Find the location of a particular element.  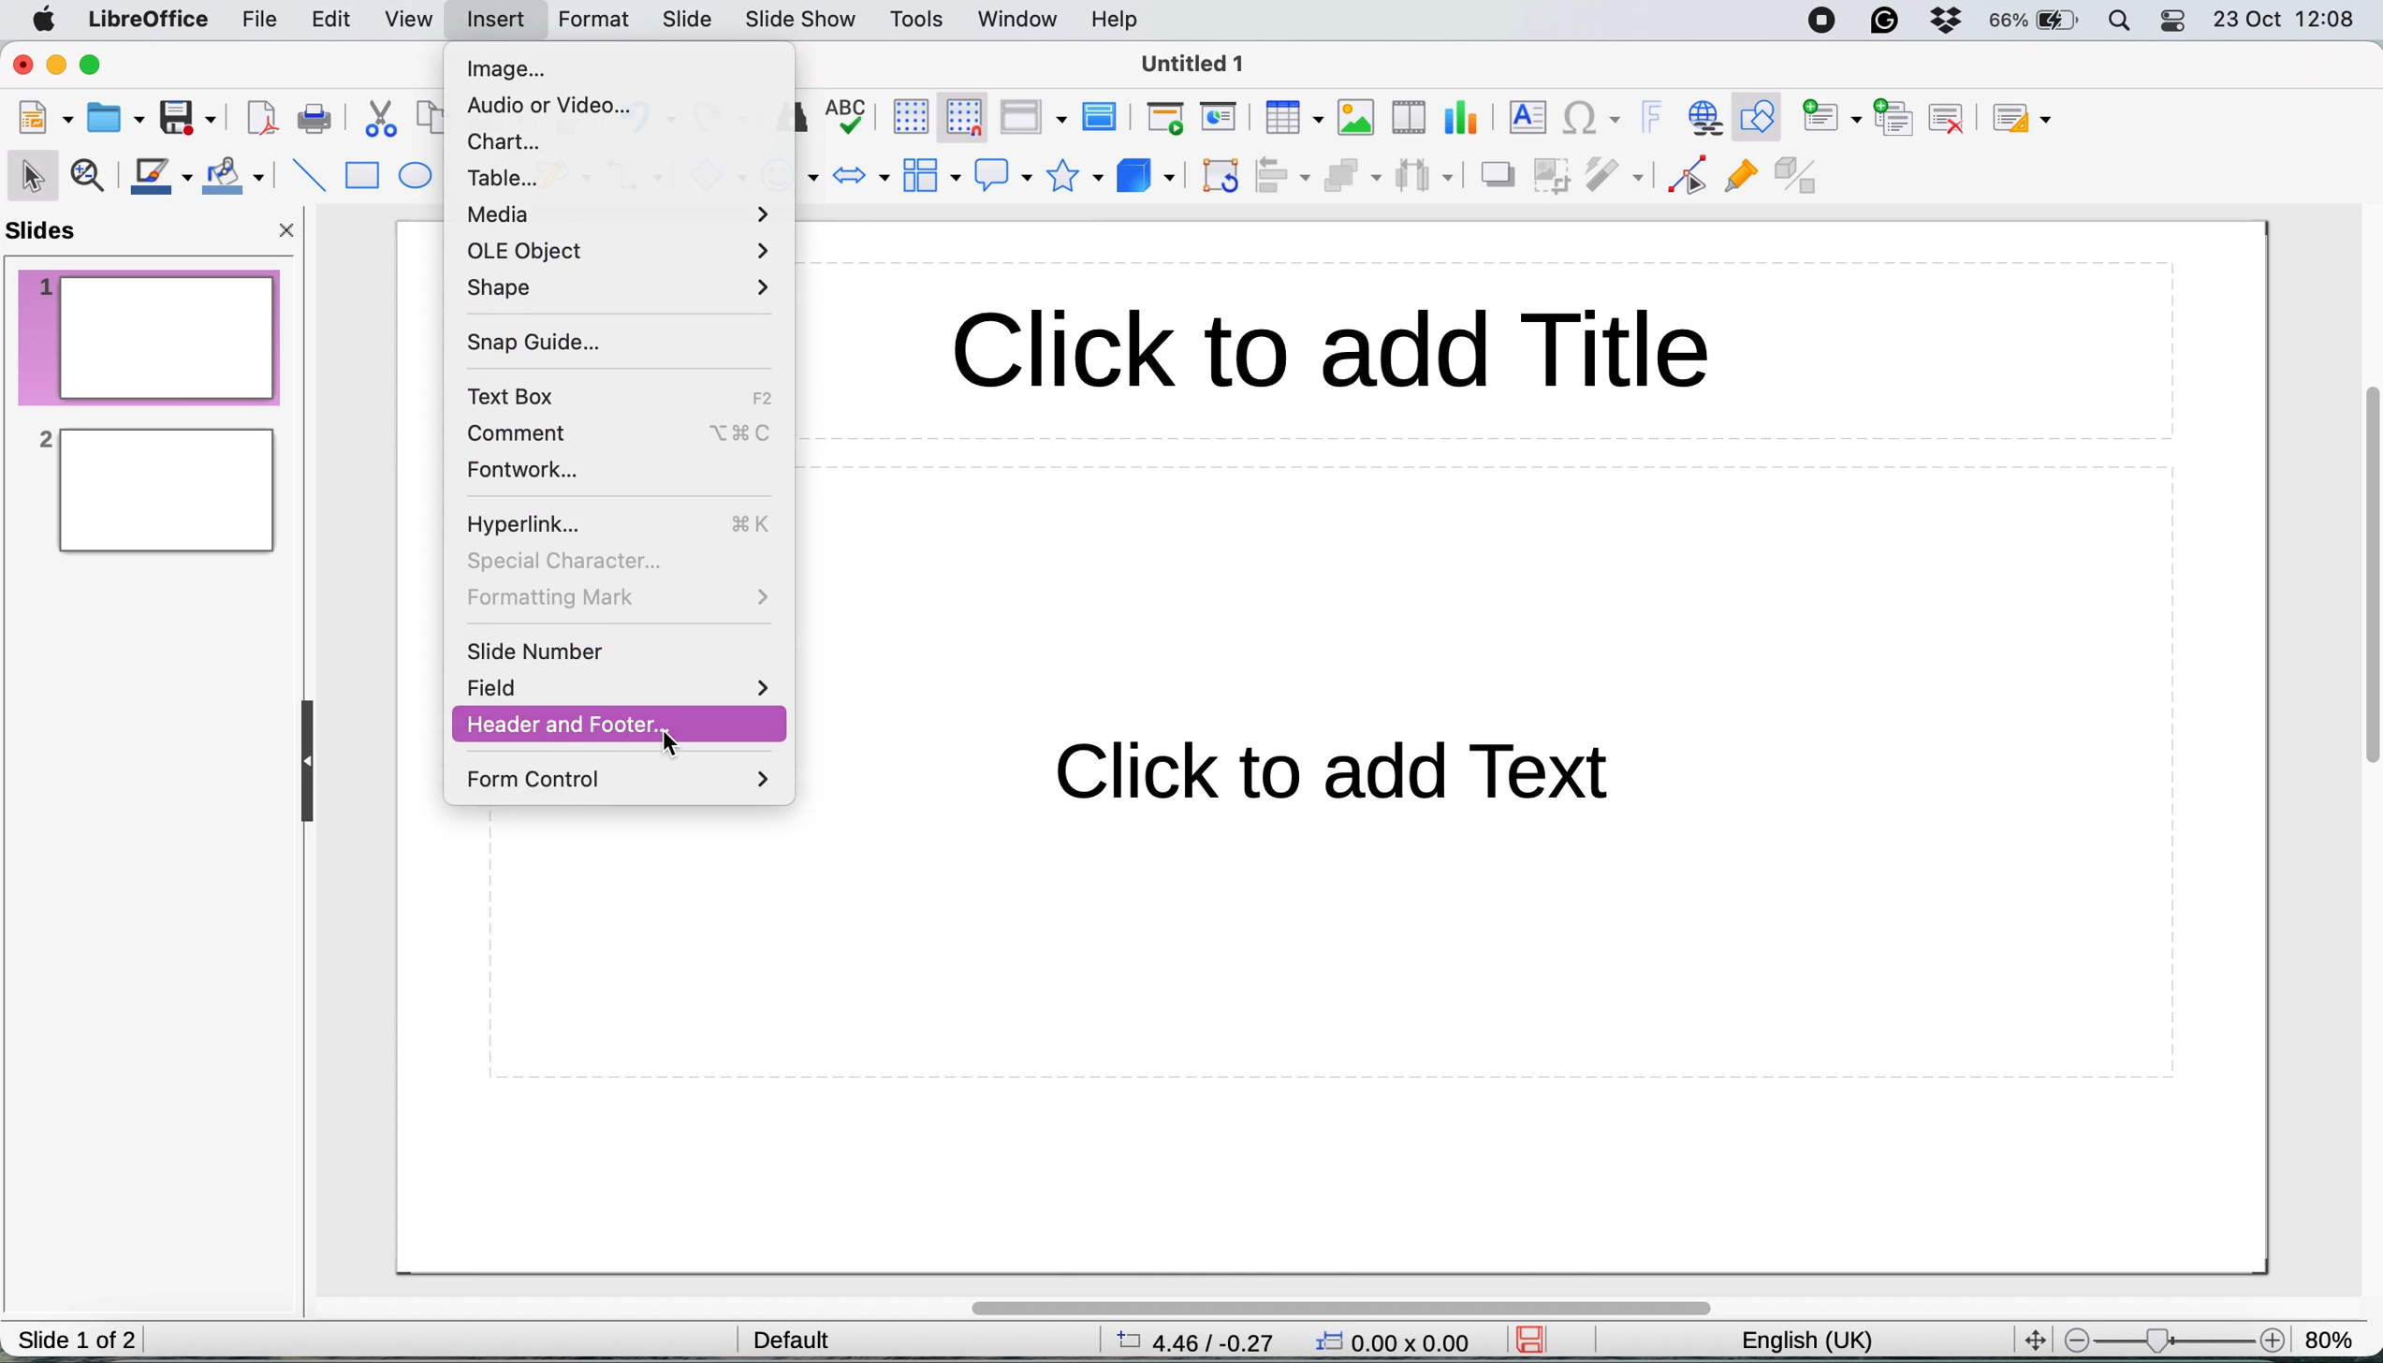

slide 1 of 2 is located at coordinates (78, 1341).